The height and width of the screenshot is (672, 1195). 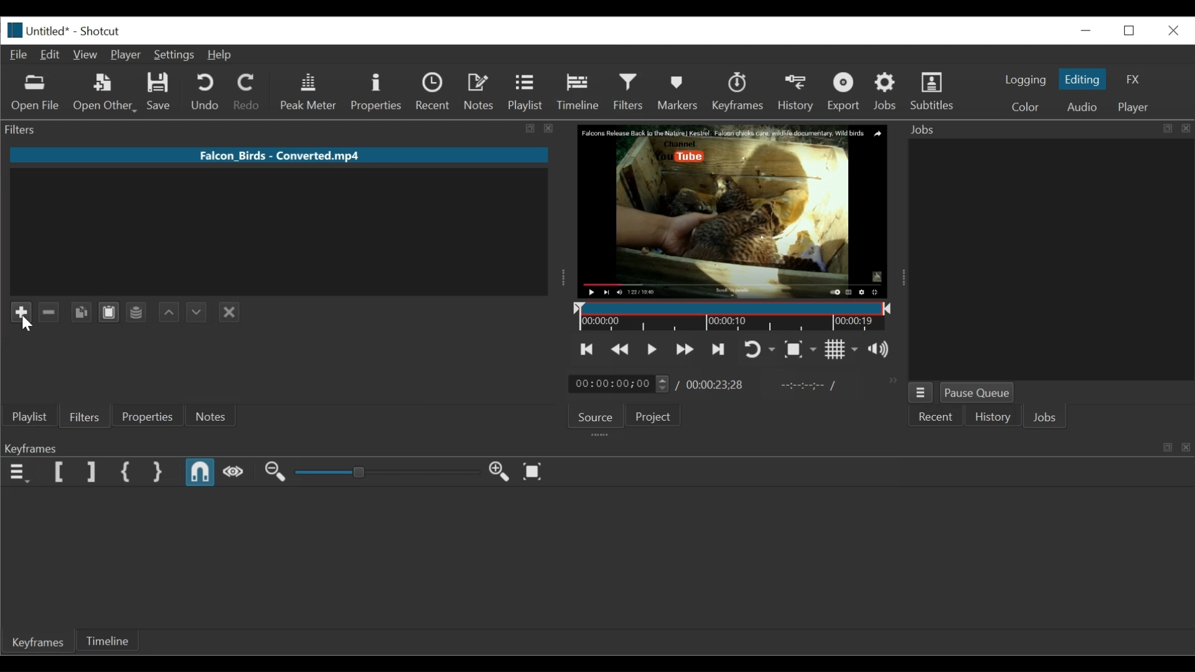 What do you see at coordinates (102, 31) in the screenshot?
I see `Shotcut` at bounding box center [102, 31].